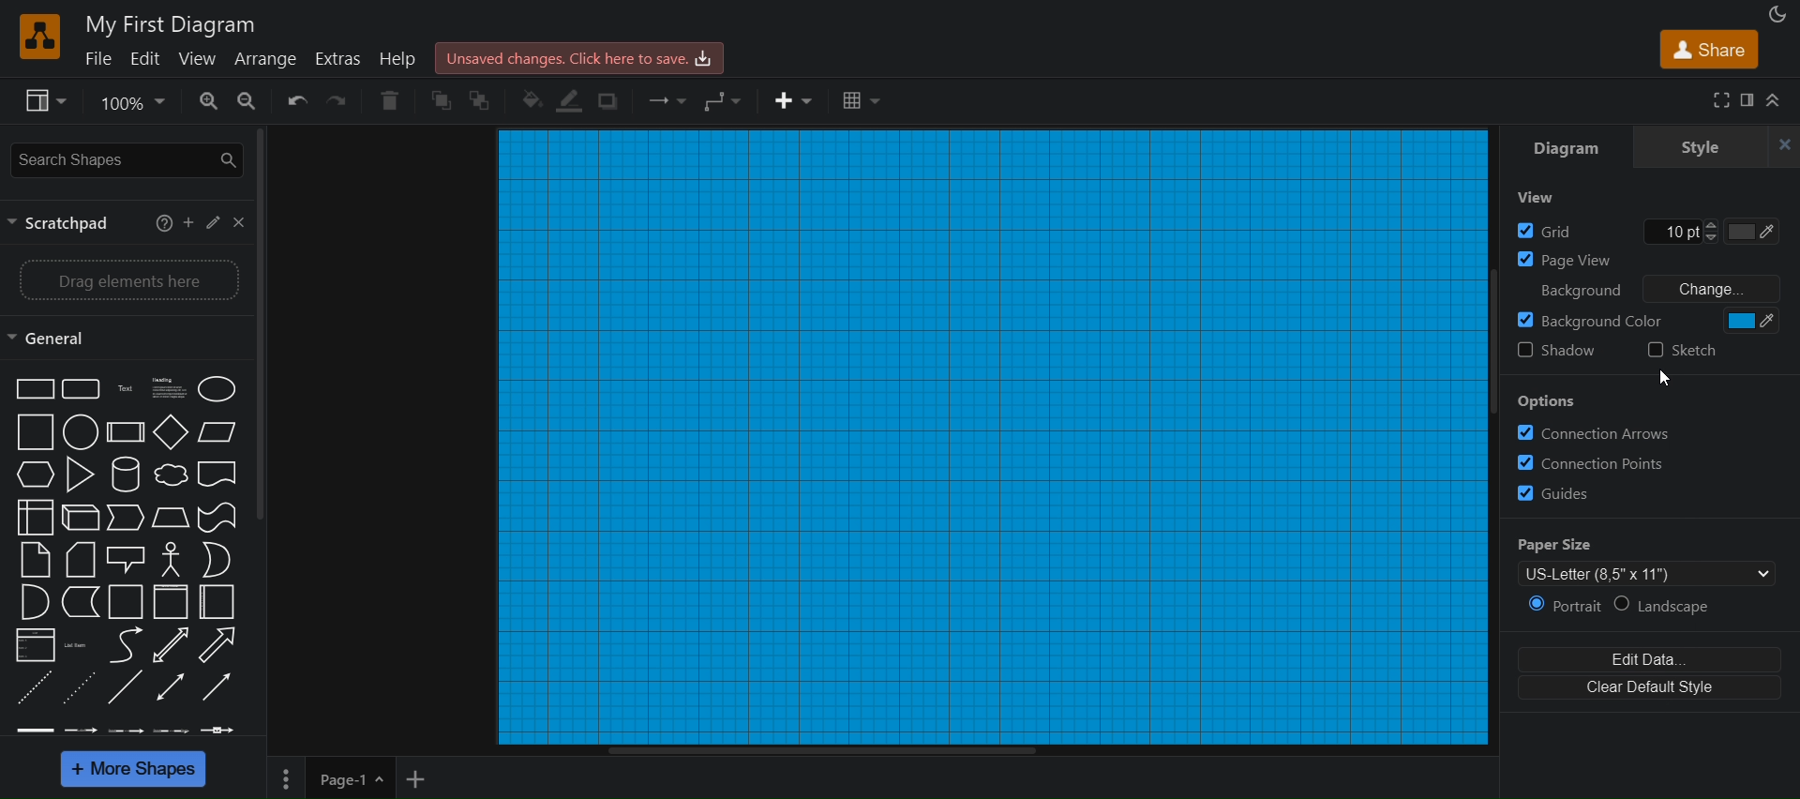 This screenshot has width=1800, height=799. I want to click on table, so click(863, 102).